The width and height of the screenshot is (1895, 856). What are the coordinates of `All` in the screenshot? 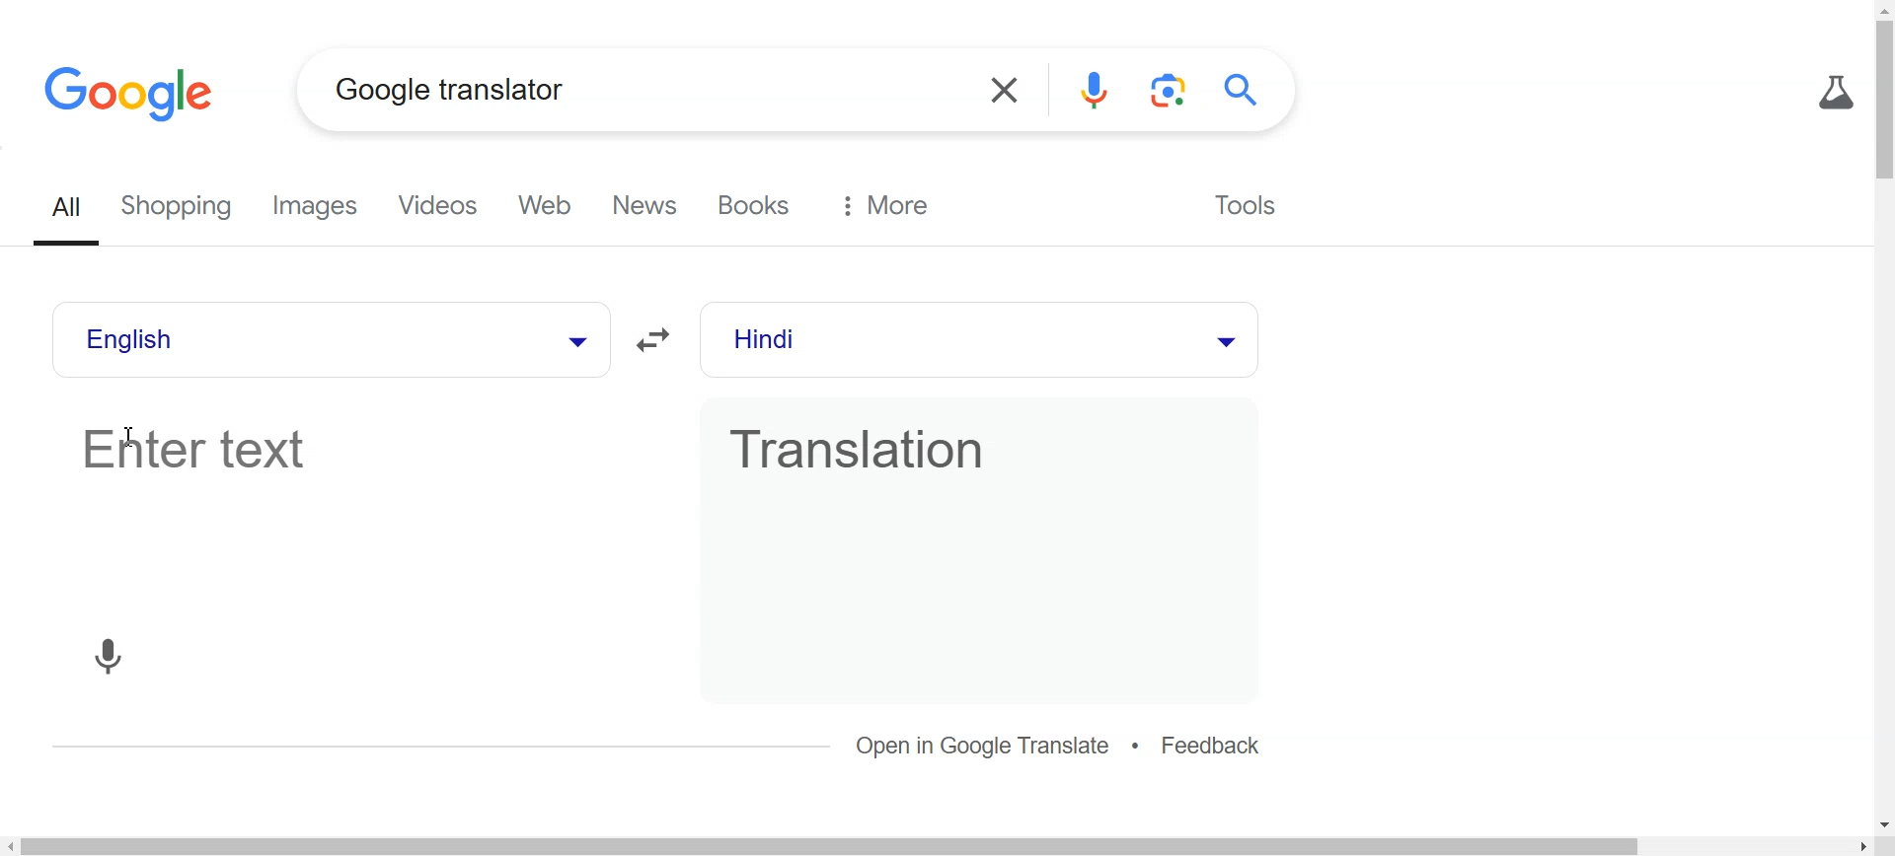 It's located at (70, 209).